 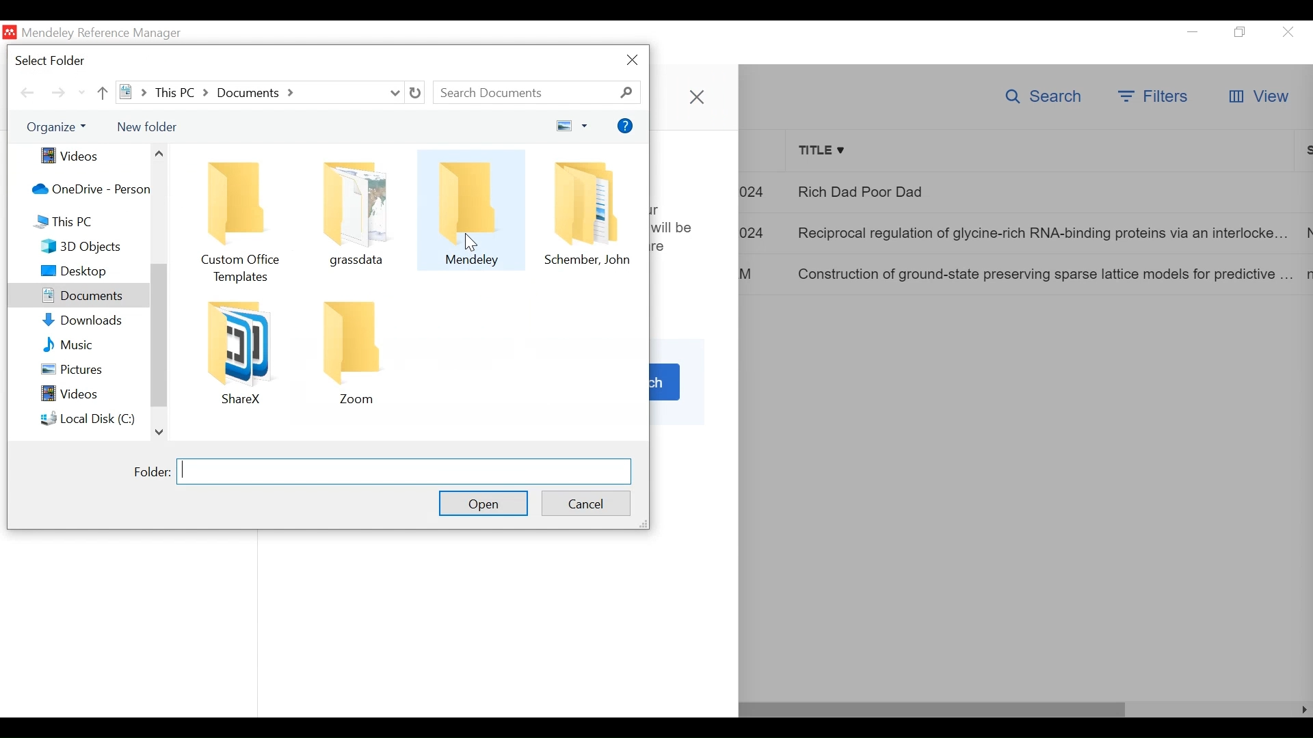 I want to click on Mendeley Reference Manager, so click(x=109, y=33).